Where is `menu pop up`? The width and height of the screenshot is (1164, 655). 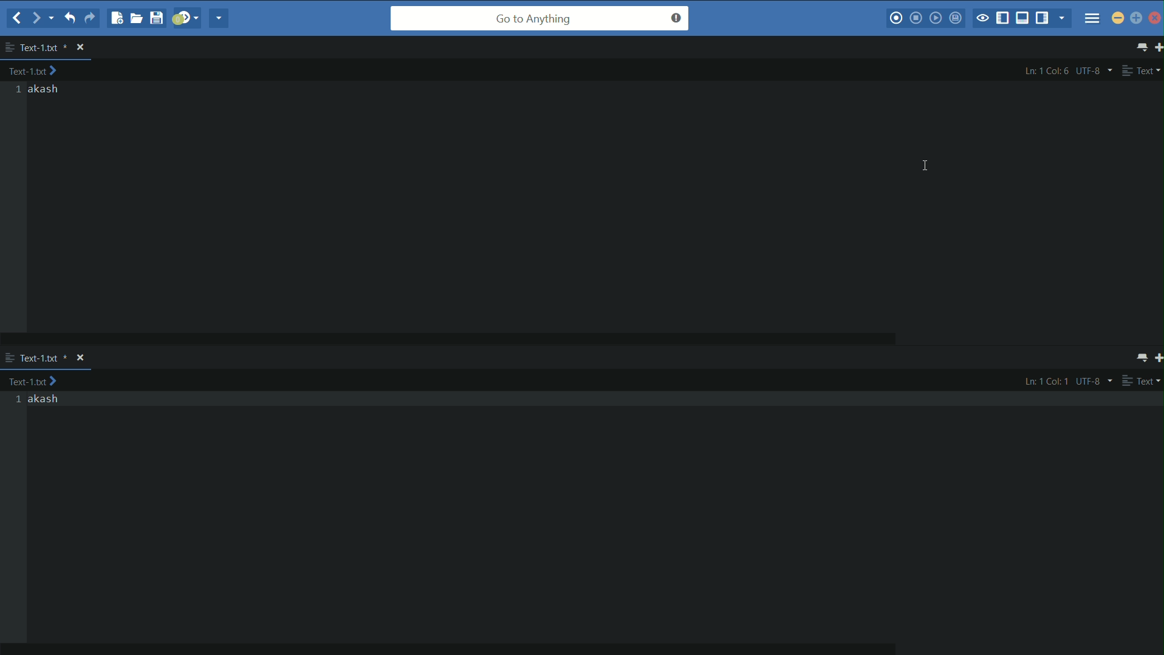
menu pop up is located at coordinates (1106, 44).